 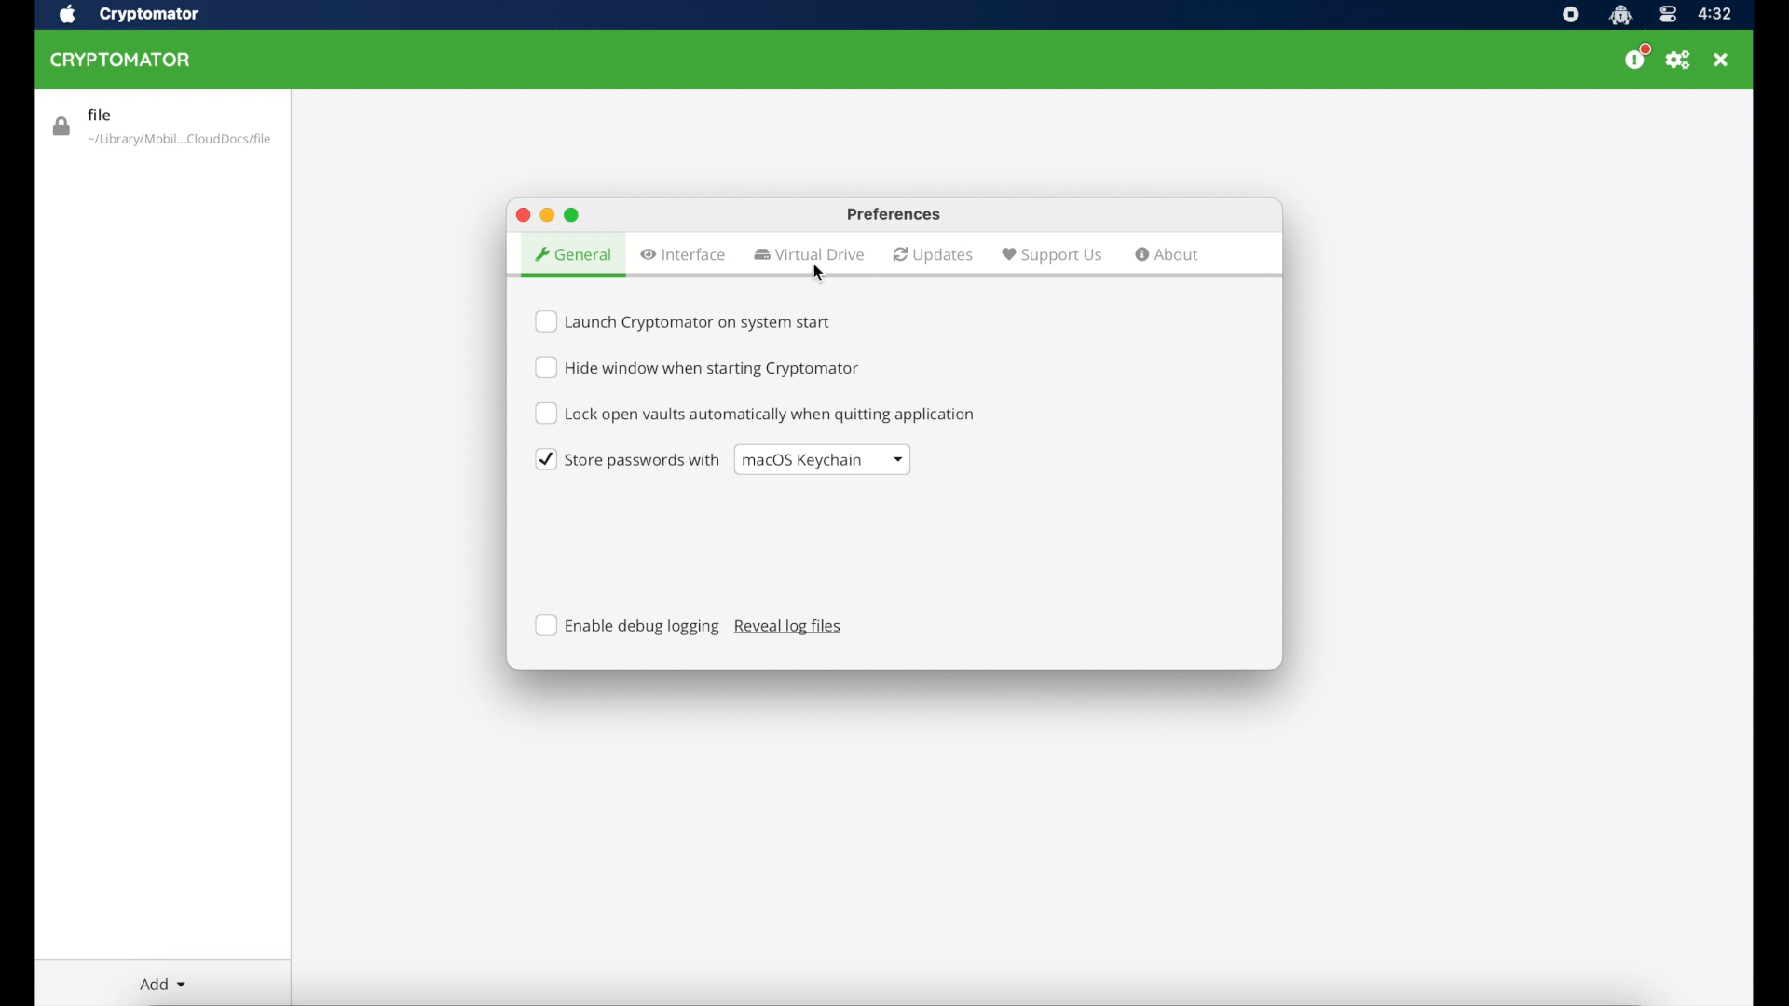 What do you see at coordinates (545, 215) in the screenshot?
I see `minimize` at bounding box center [545, 215].